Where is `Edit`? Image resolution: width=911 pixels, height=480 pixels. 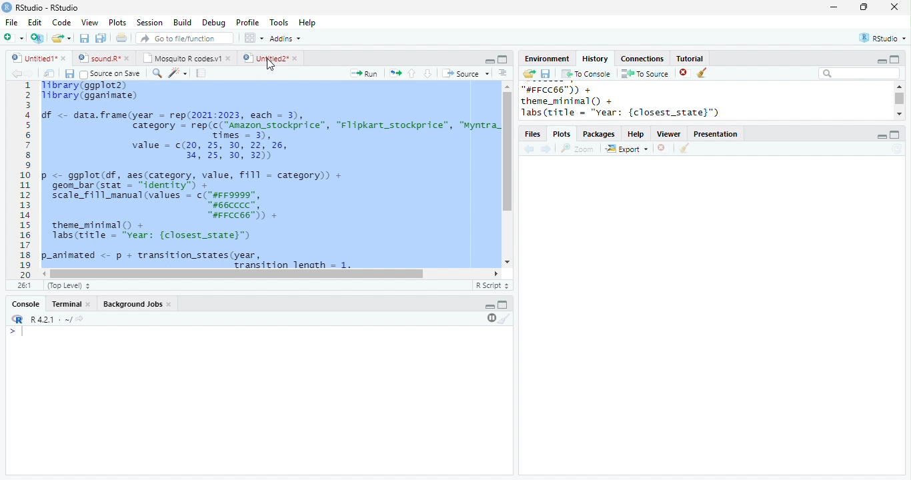 Edit is located at coordinates (35, 22).